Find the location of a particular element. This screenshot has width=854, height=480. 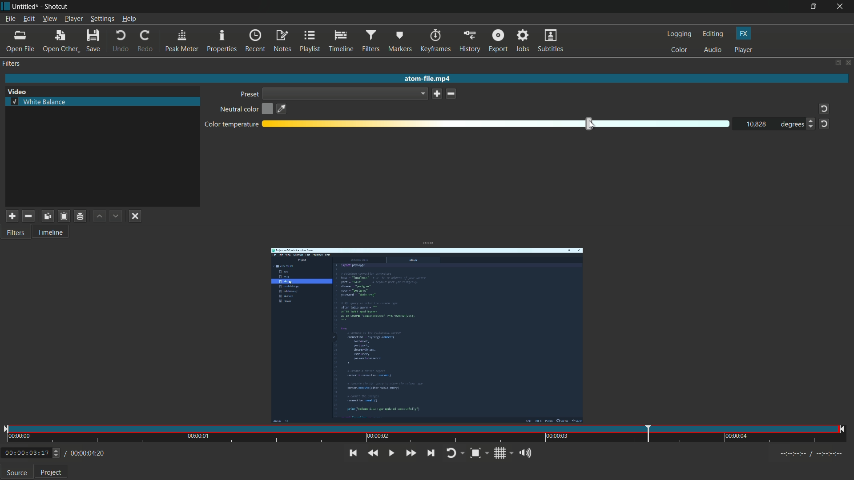

pick color on the screen is located at coordinates (282, 109).